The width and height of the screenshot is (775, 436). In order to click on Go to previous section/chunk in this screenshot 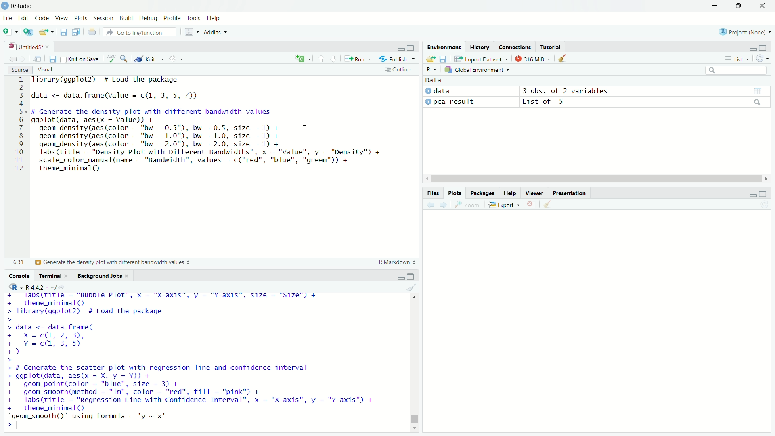, I will do `click(320, 58)`.